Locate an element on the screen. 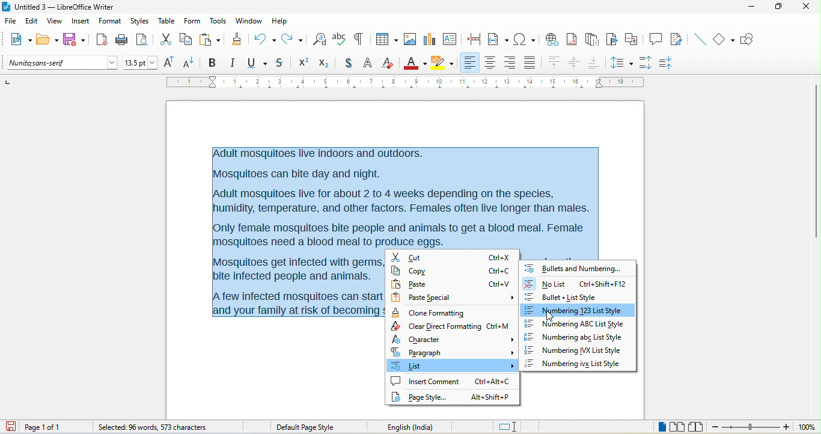 Image resolution: width=821 pixels, height=434 pixels. new is located at coordinates (19, 38).